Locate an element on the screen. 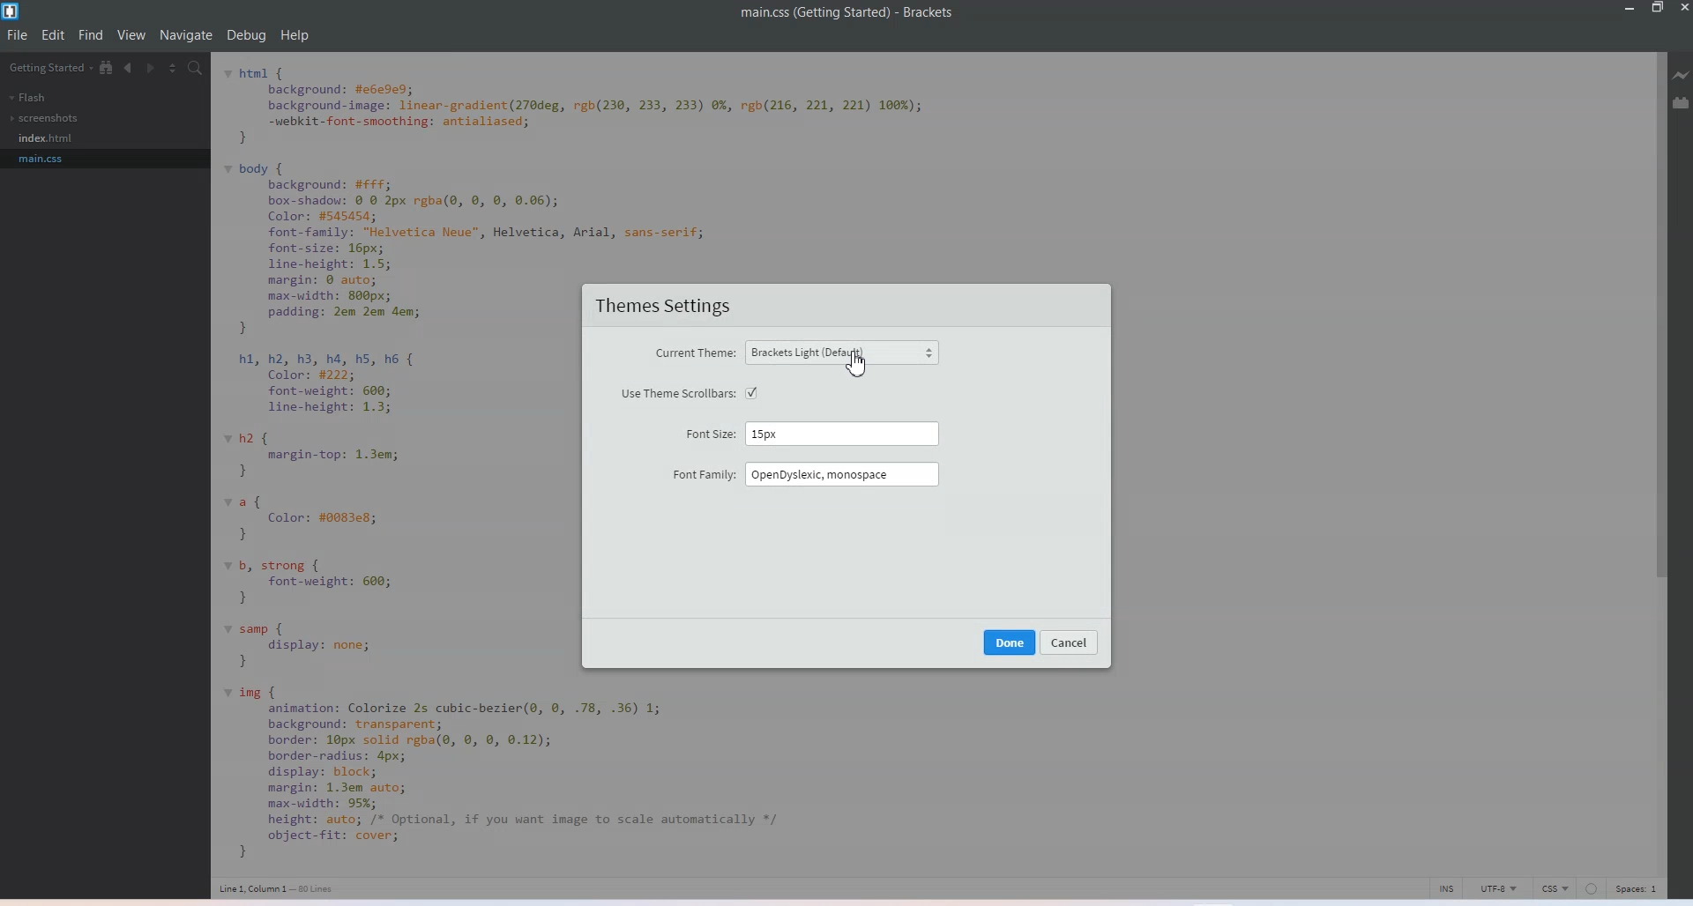 This screenshot has height=906, width=1693. OpenDyslexic, monospace is located at coordinates (845, 474).